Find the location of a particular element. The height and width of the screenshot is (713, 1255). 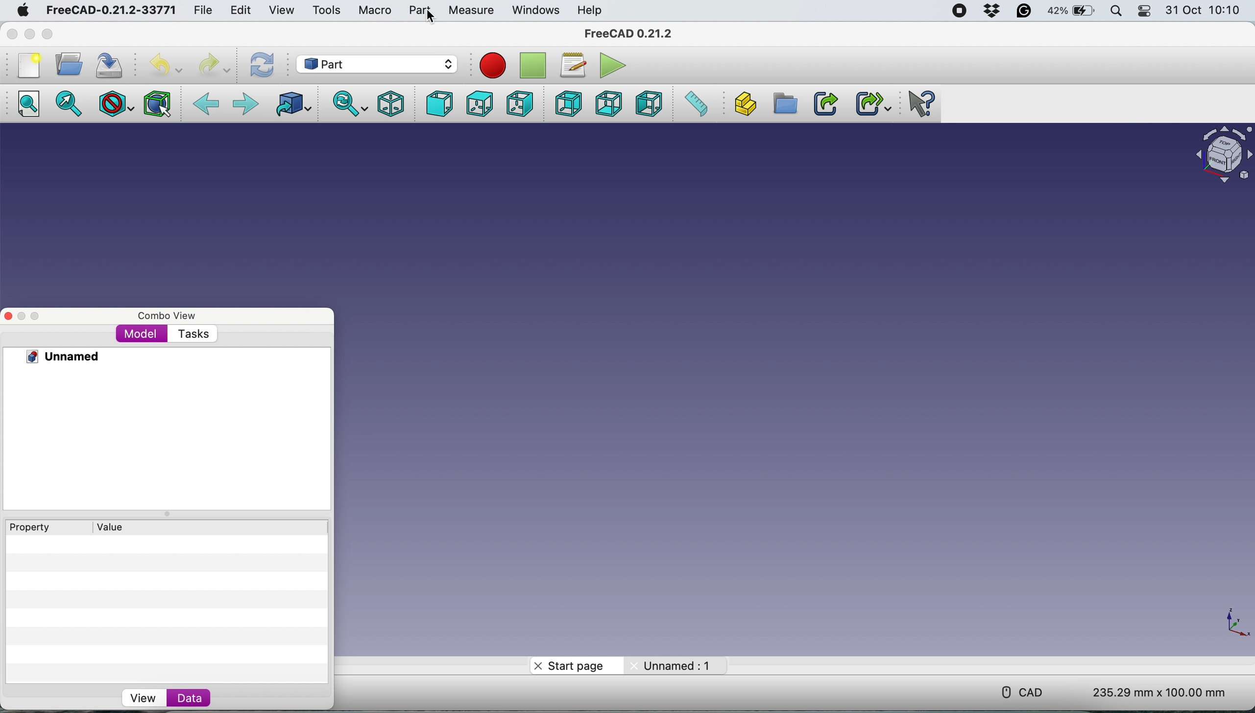

Screen recorder is located at coordinates (961, 10).